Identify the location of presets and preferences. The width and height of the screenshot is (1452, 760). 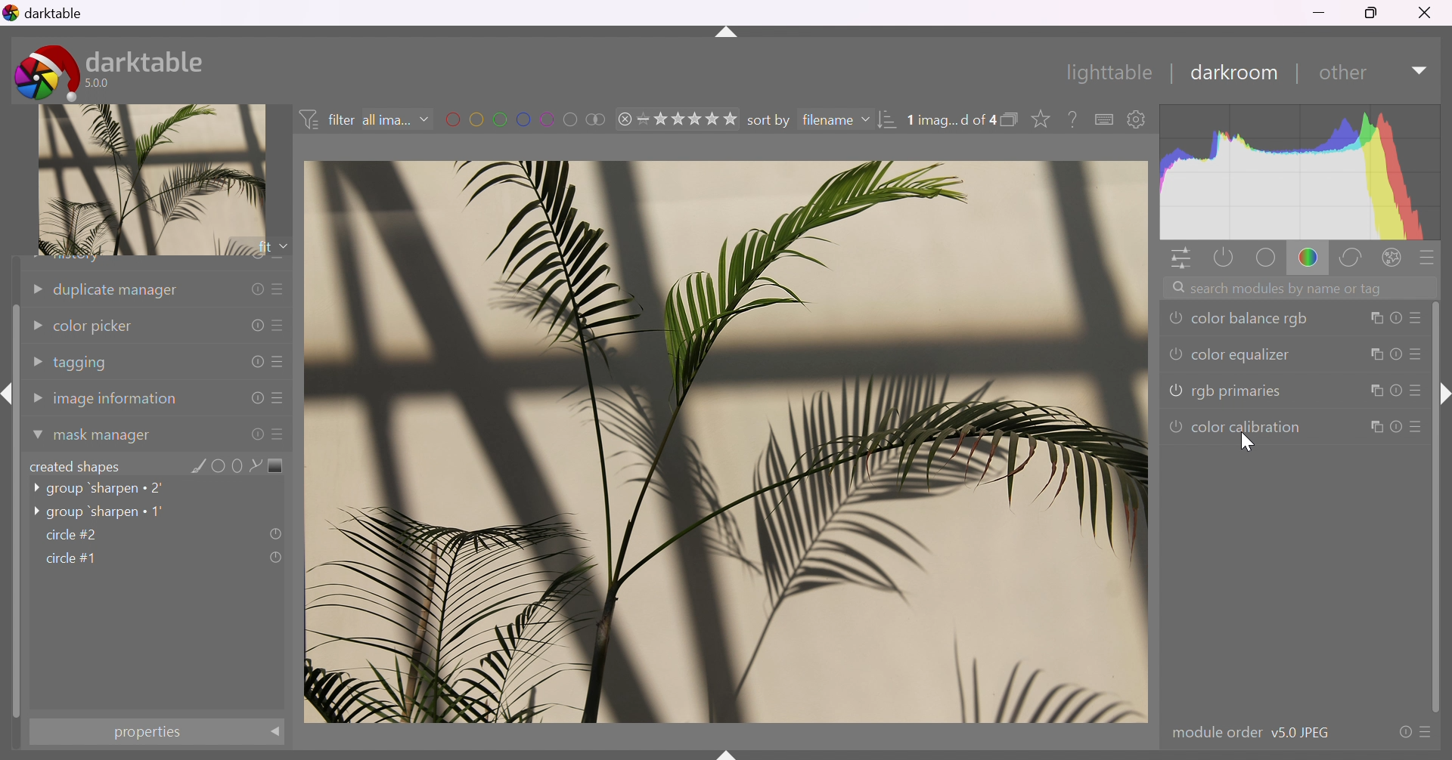
(1412, 730).